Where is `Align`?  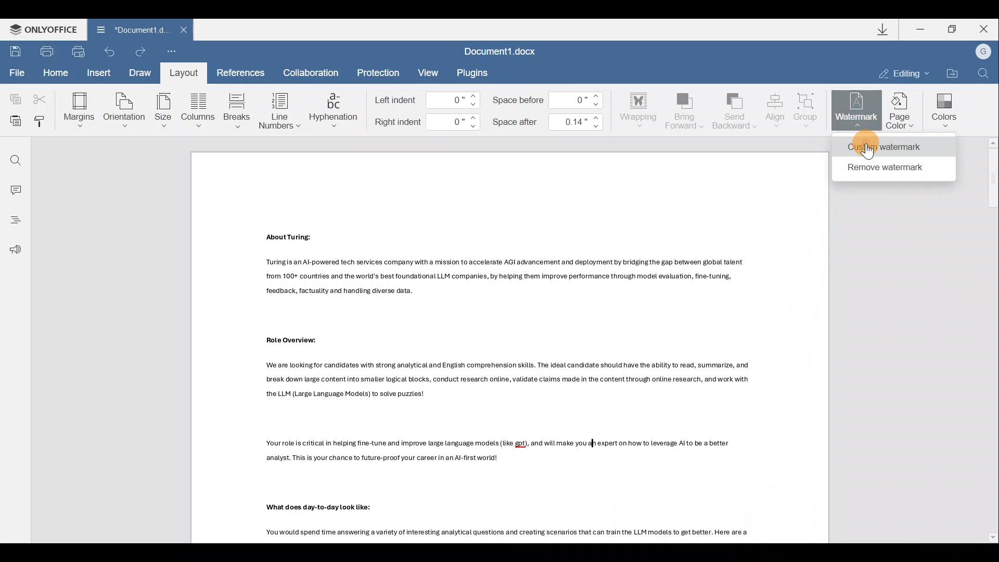
Align is located at coordinates (775, 111).